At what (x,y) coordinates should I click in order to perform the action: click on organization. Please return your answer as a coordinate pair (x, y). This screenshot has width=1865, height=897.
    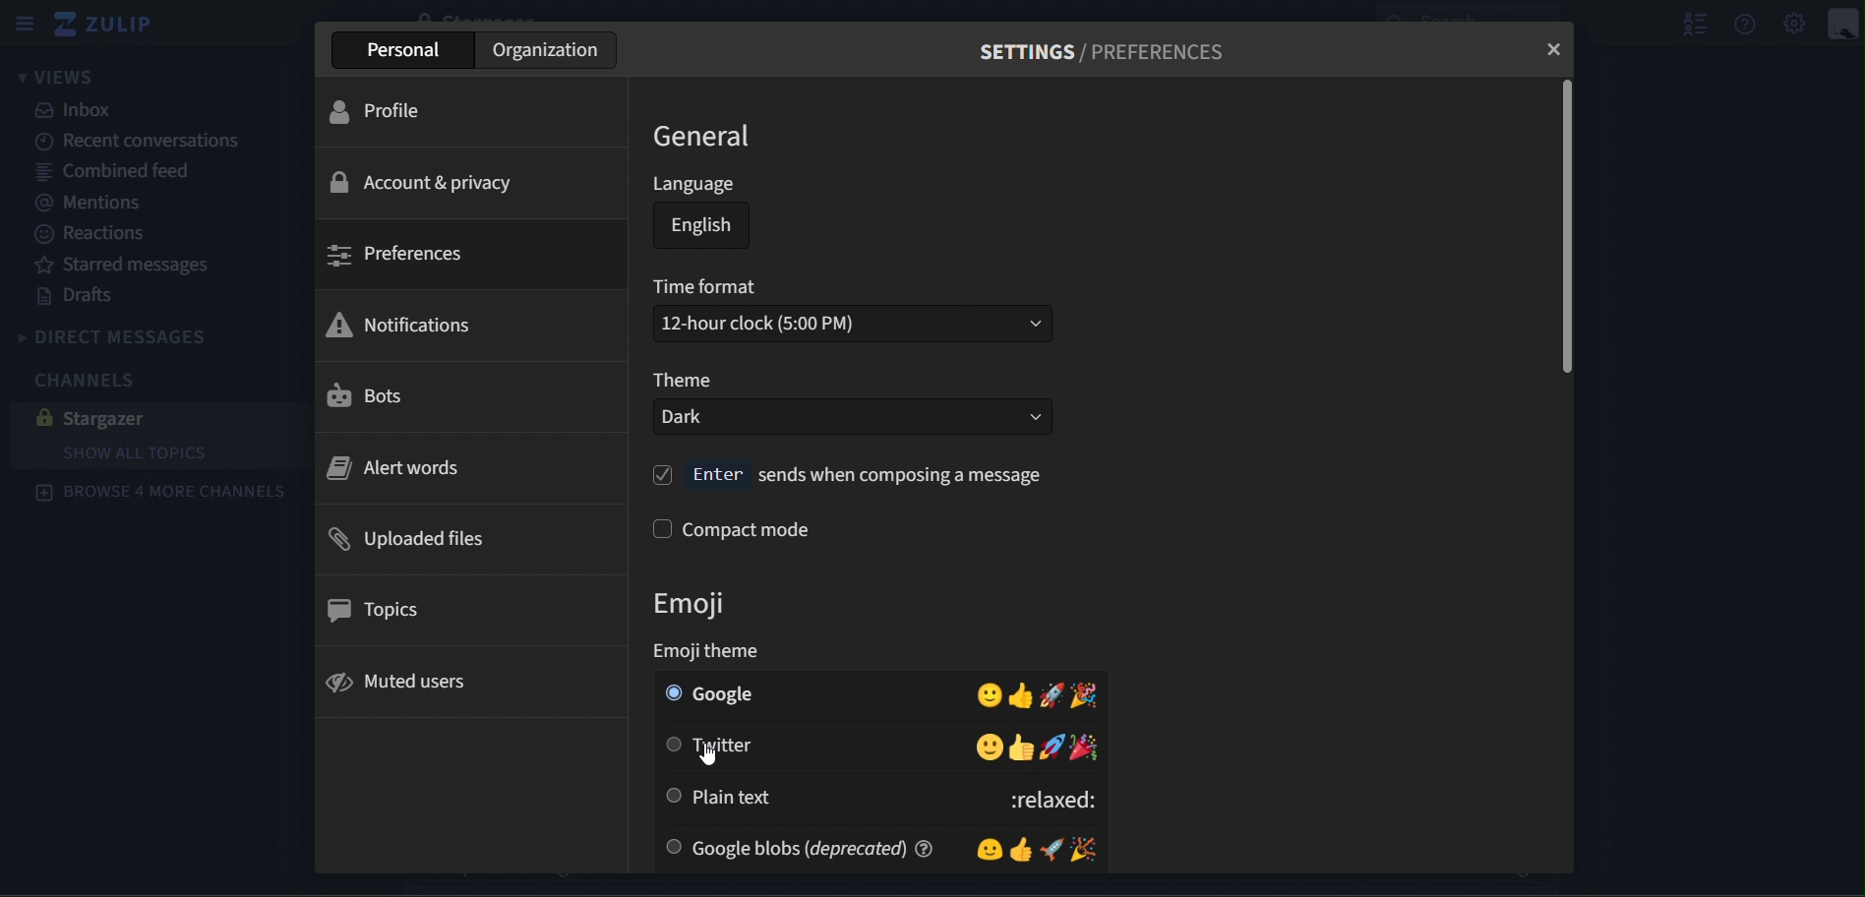
    Looking at the image, I should click on (547, 49).